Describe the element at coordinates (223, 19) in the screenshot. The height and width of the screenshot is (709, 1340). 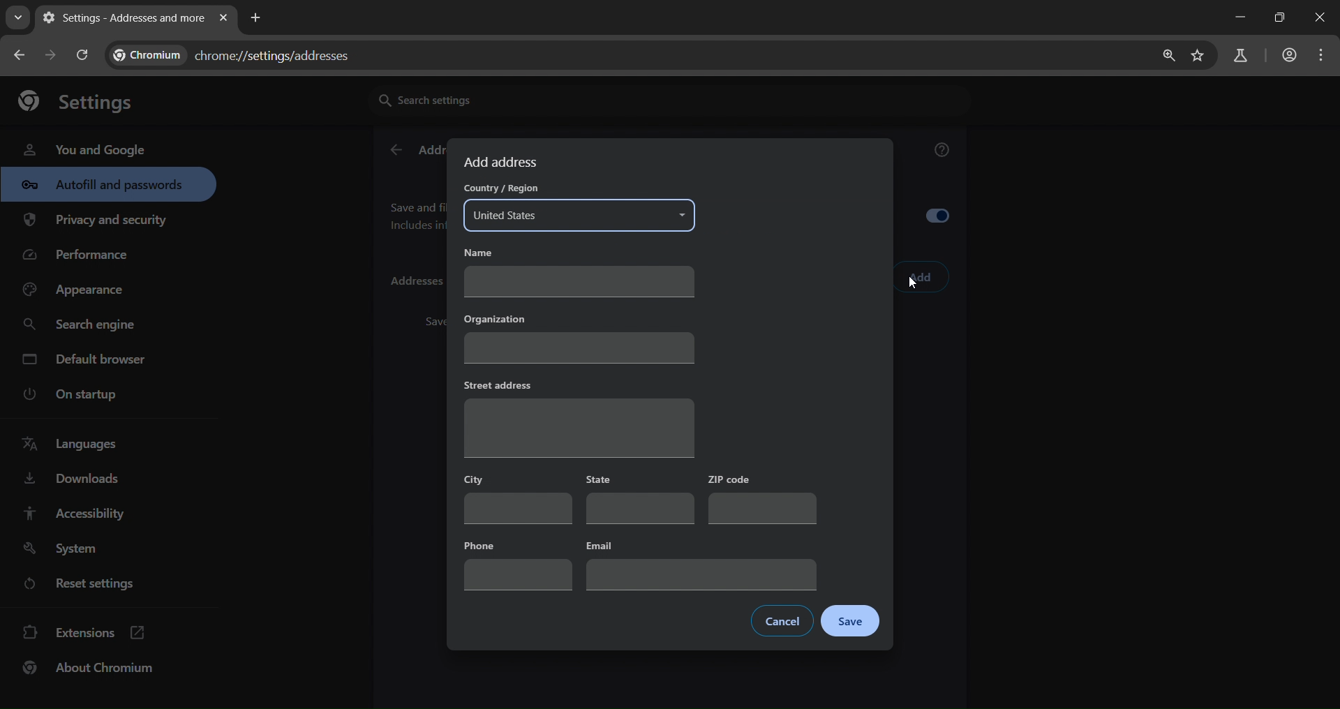
I see `close tab` at that location.